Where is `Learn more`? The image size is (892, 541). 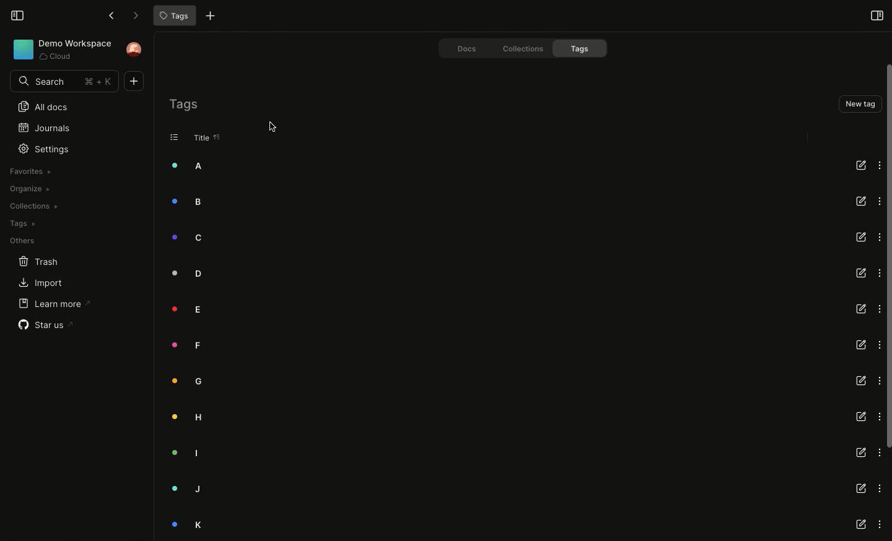 Learn more is located at coordinates (48, 305).